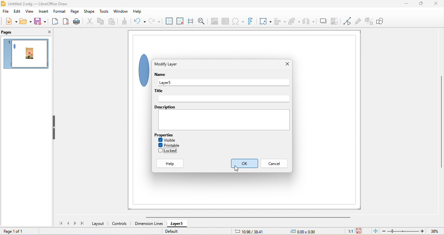 The width and height of the screenshot is (444, 235). I want to click on printable, so click(169, 145).